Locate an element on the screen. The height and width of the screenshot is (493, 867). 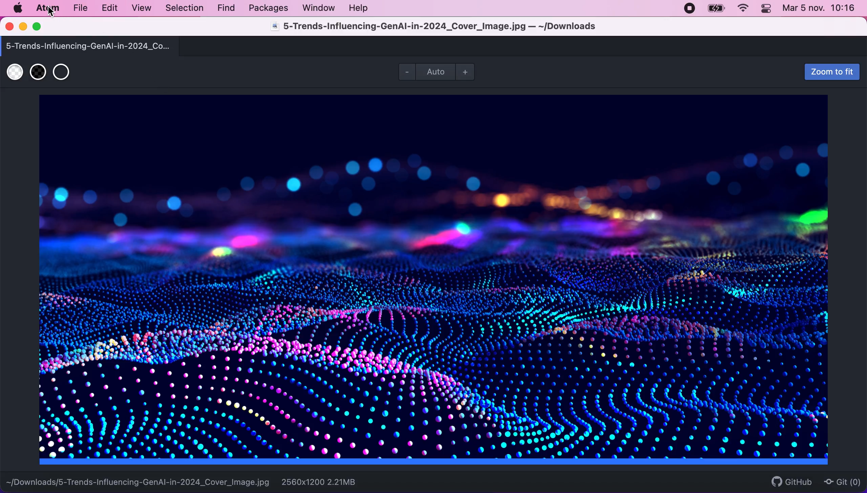
github is located at coordinates (788, 481).